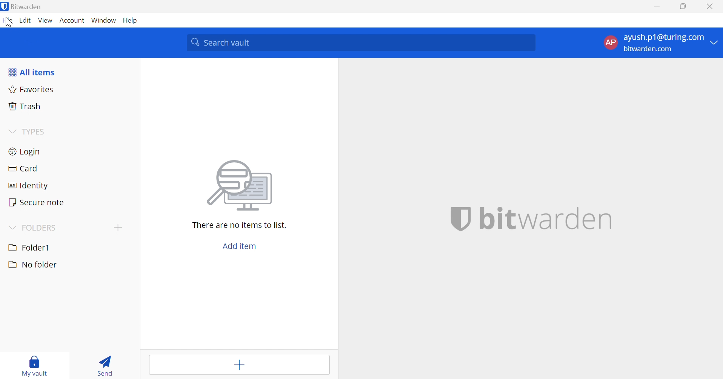  Describe the element at coordinates (239, 246) in the screenshot. I see `Add item` at that location.